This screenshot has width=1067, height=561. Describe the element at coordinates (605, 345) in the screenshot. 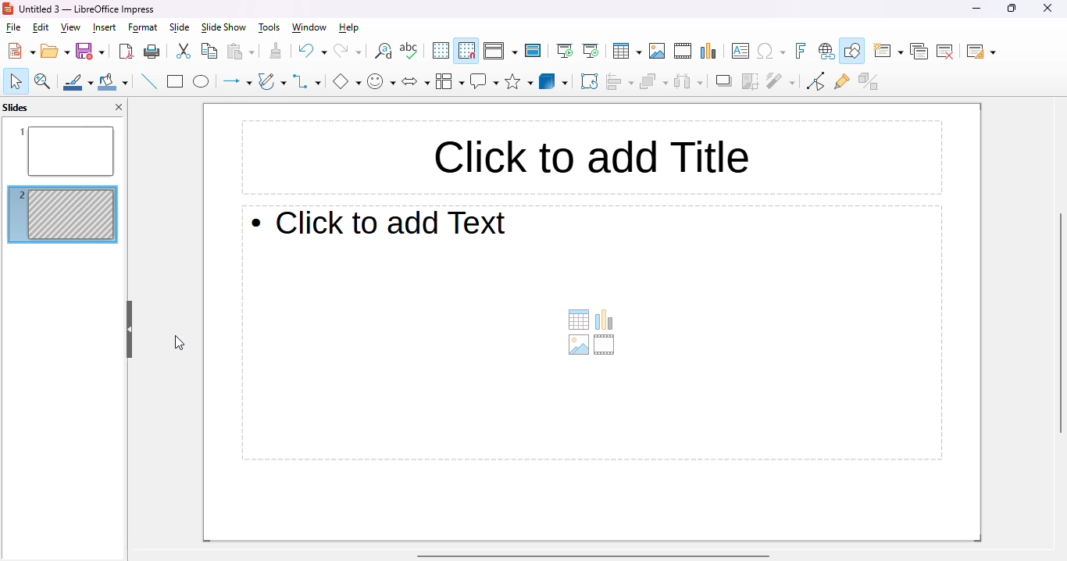

I see `insert audio or video` at that location.